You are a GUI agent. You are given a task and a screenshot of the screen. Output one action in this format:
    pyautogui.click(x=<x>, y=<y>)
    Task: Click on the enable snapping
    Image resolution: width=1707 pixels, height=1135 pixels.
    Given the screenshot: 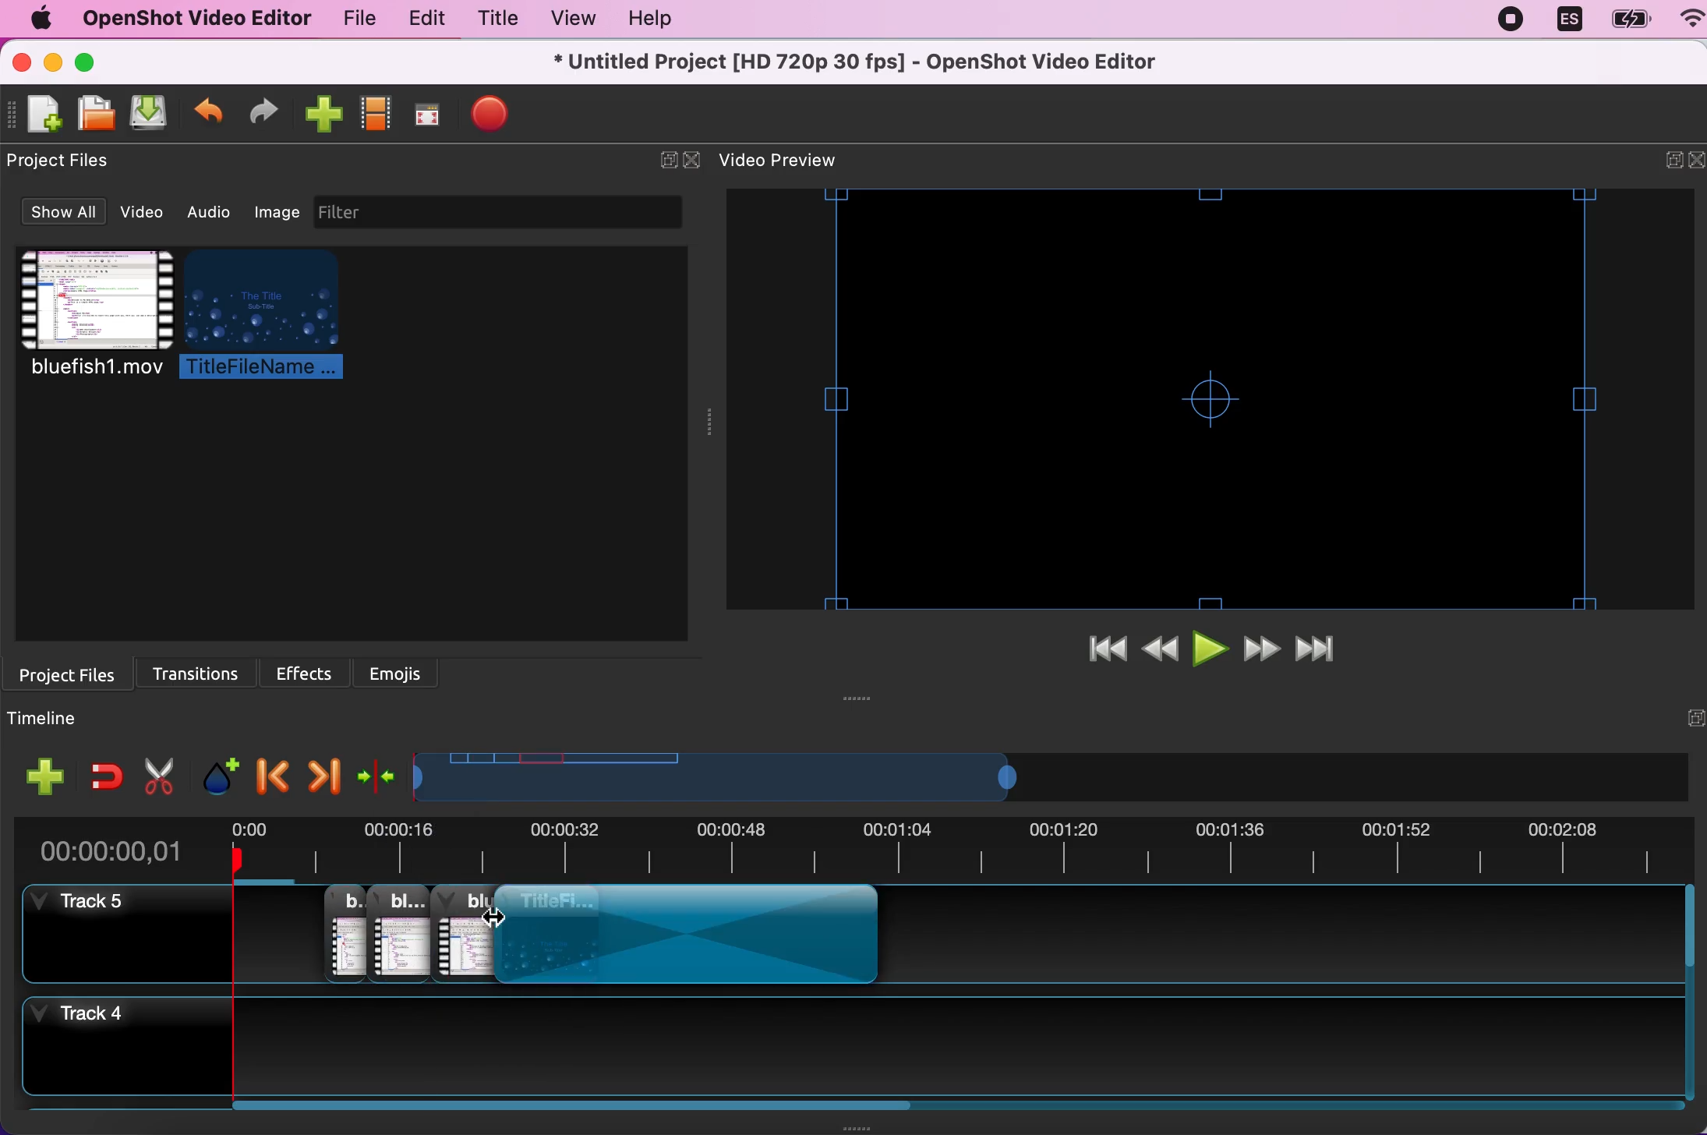 What is the action you would take?
    pyautogui.click(x=106, y=776)
    